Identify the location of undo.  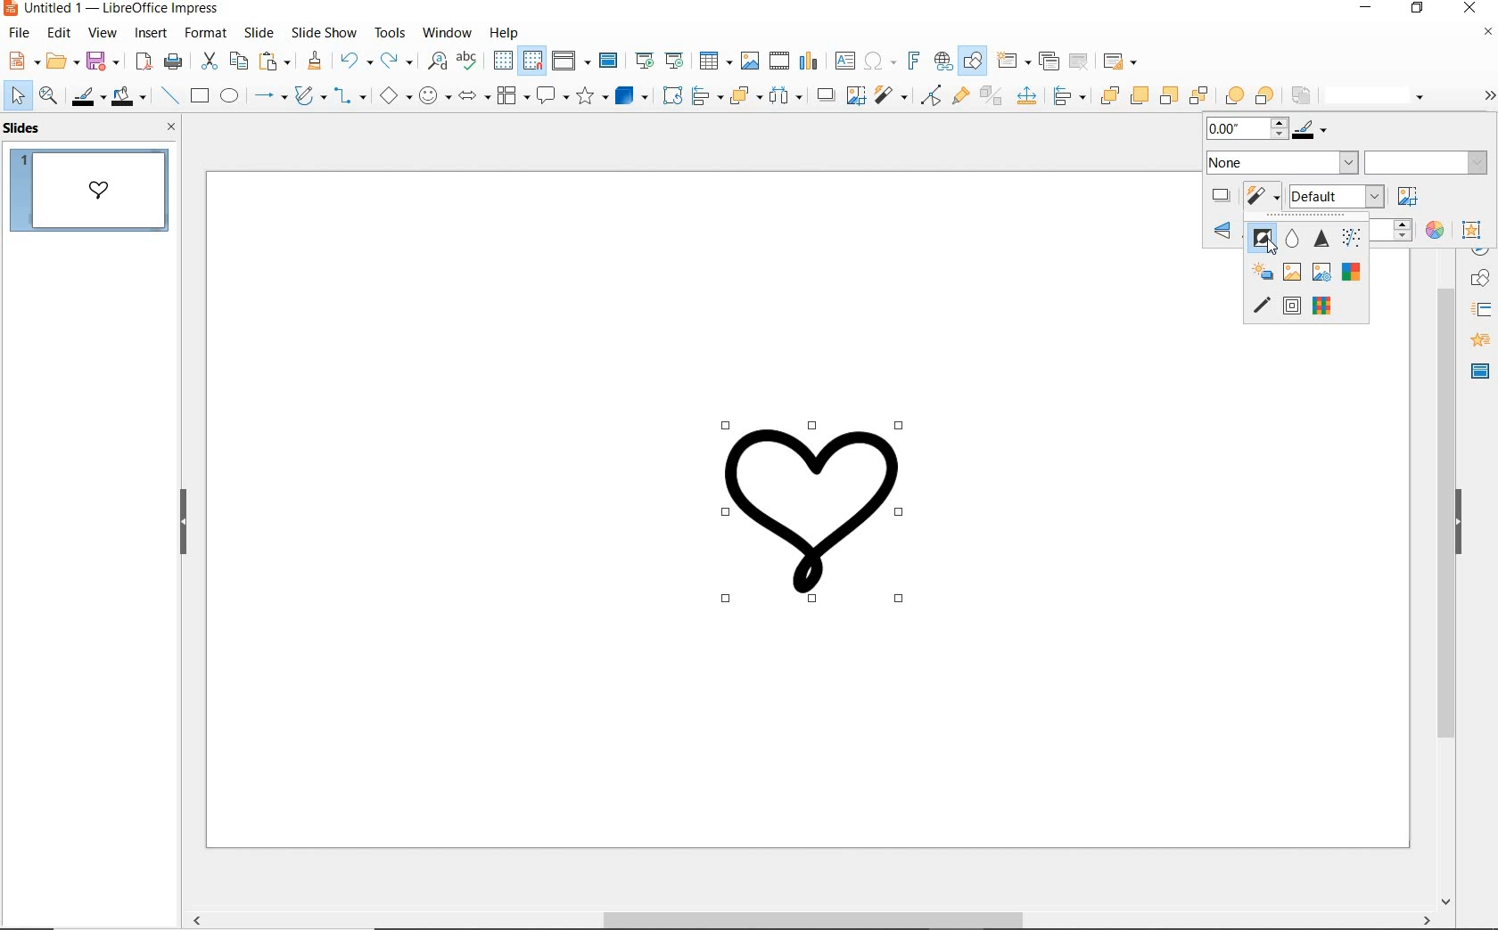
(355, 61).